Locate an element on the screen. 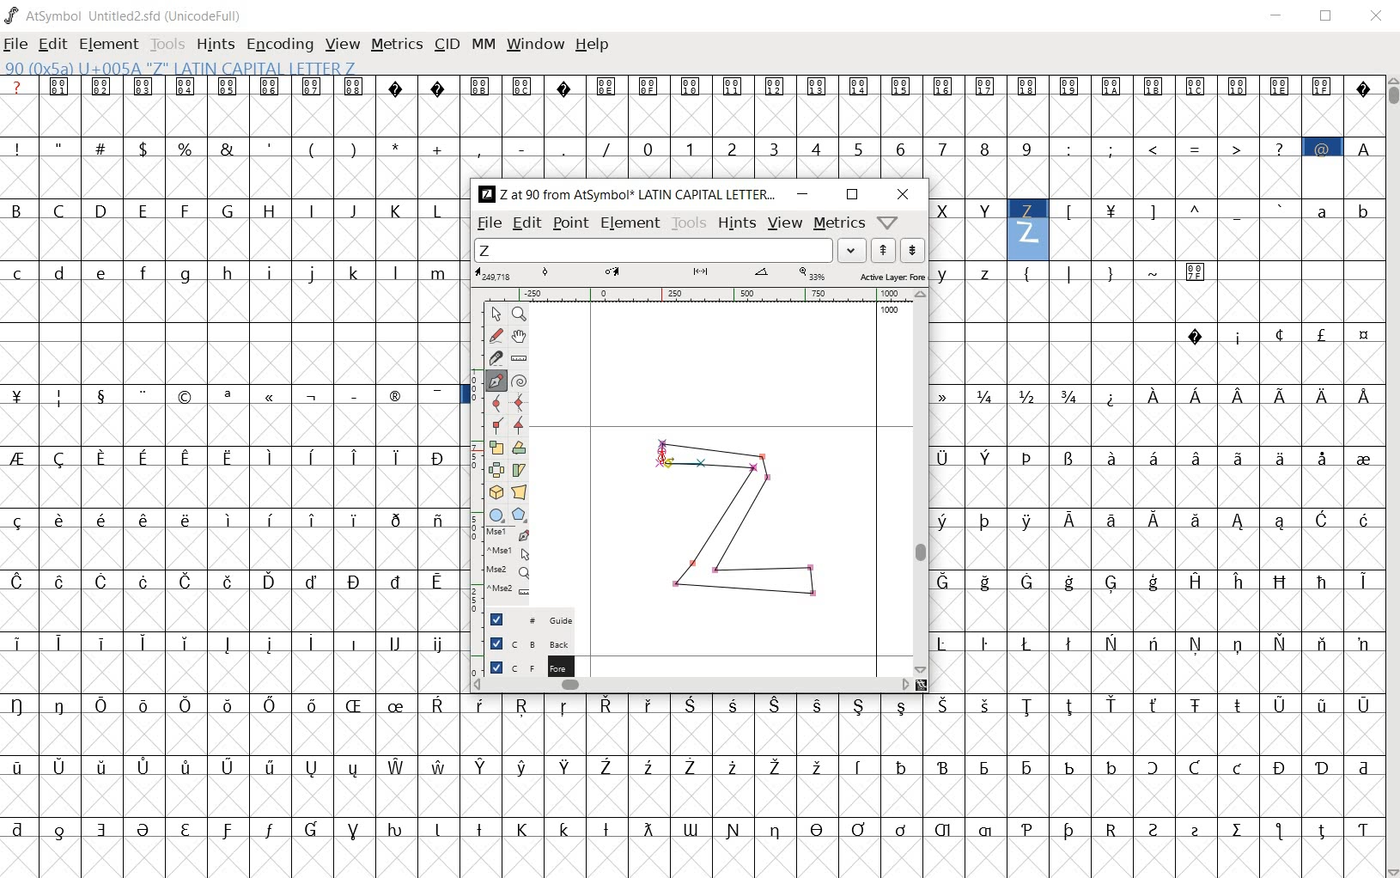 Image resolution: width=1400 pixels, height=878 pixels. element is located at coordinates (630, 222).